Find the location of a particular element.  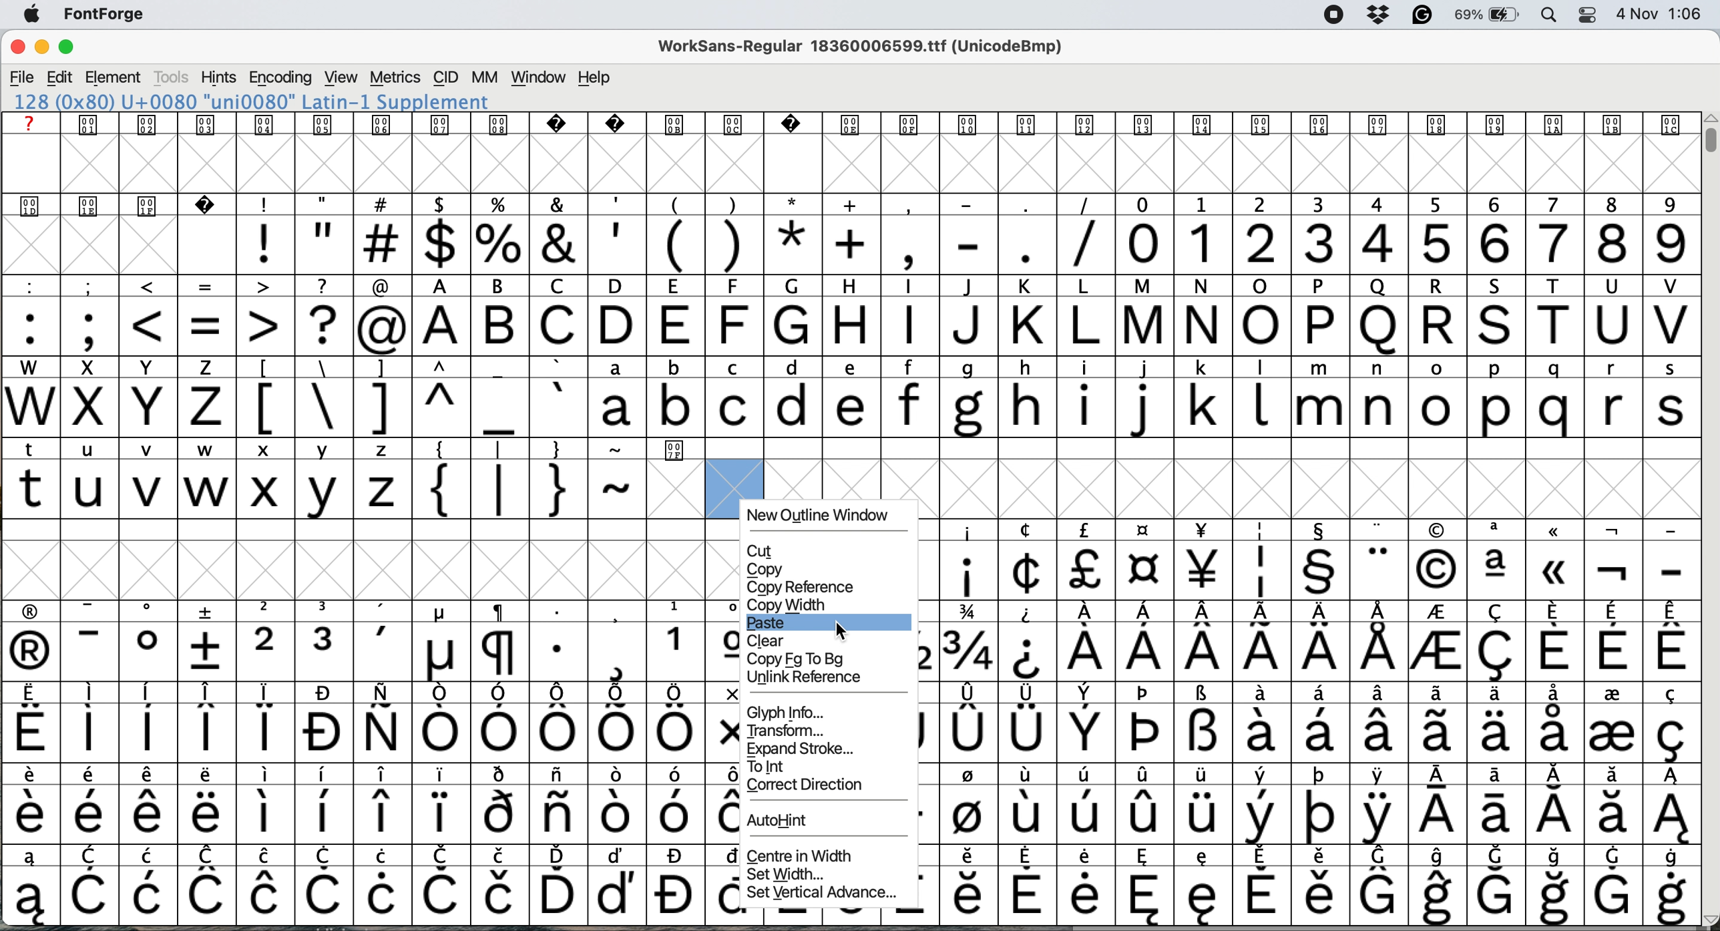

SPECIAL CHARACTERS is located at coordinates (1316, 527).